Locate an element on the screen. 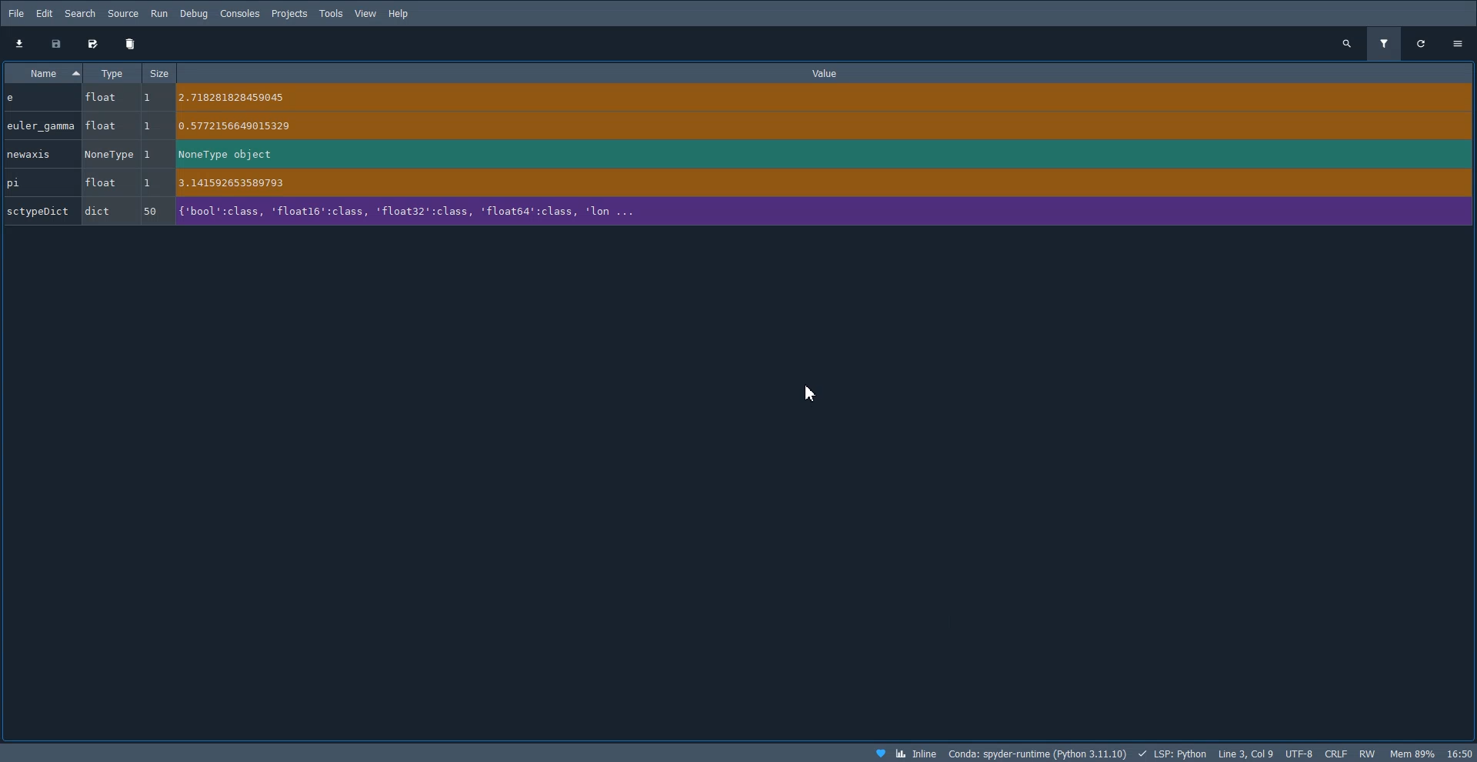 The width and height of the screenshot is (1477, 762). View is located at coordinates (366, 12).